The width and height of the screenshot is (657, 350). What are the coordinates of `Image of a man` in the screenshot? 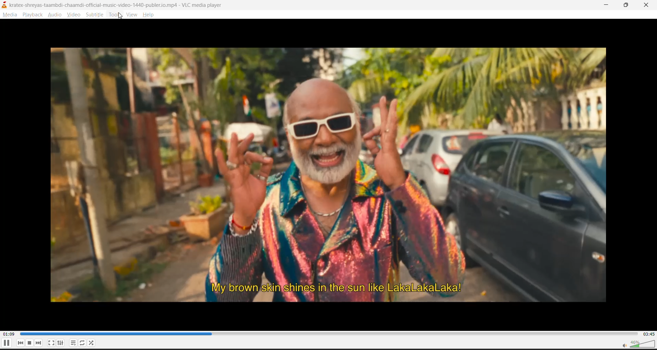 It's located at (331, 150).